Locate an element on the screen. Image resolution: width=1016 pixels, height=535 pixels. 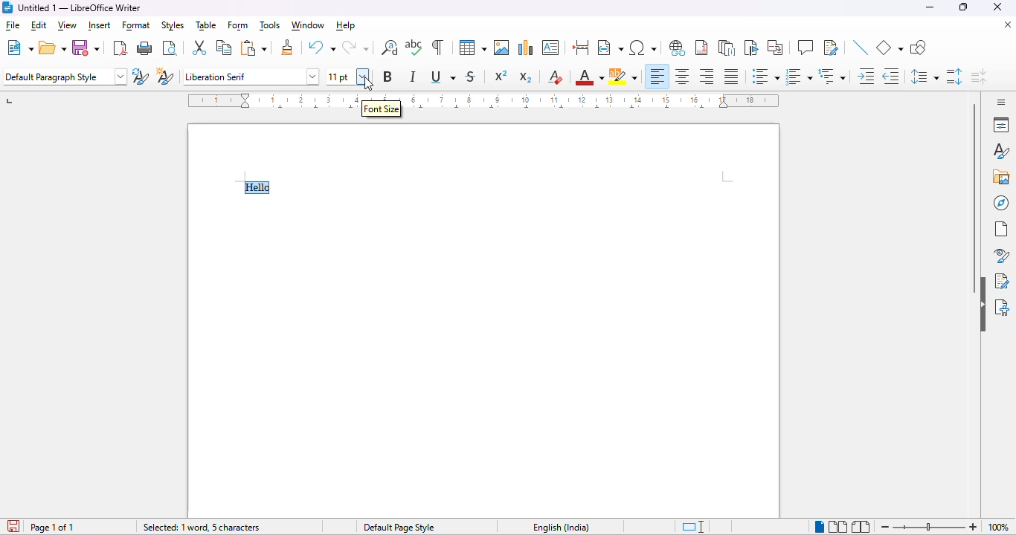
insert is located at coordinates (99, 26).